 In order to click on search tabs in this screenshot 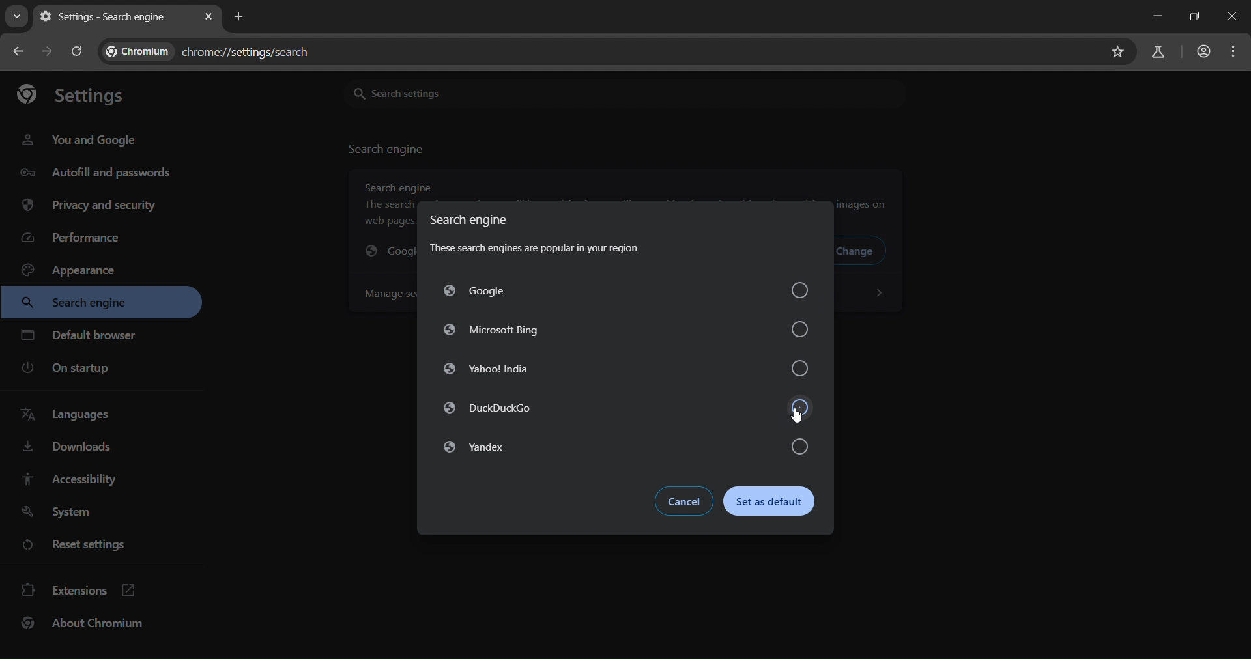, I will do `click(16, 19)`.